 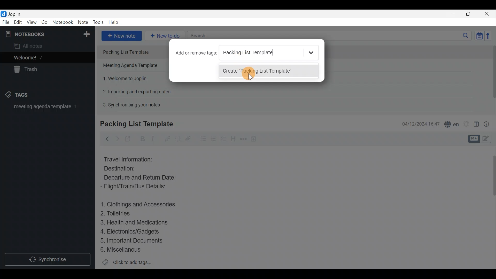 I want to click on add or remove tags, so click(x=197, y=53).